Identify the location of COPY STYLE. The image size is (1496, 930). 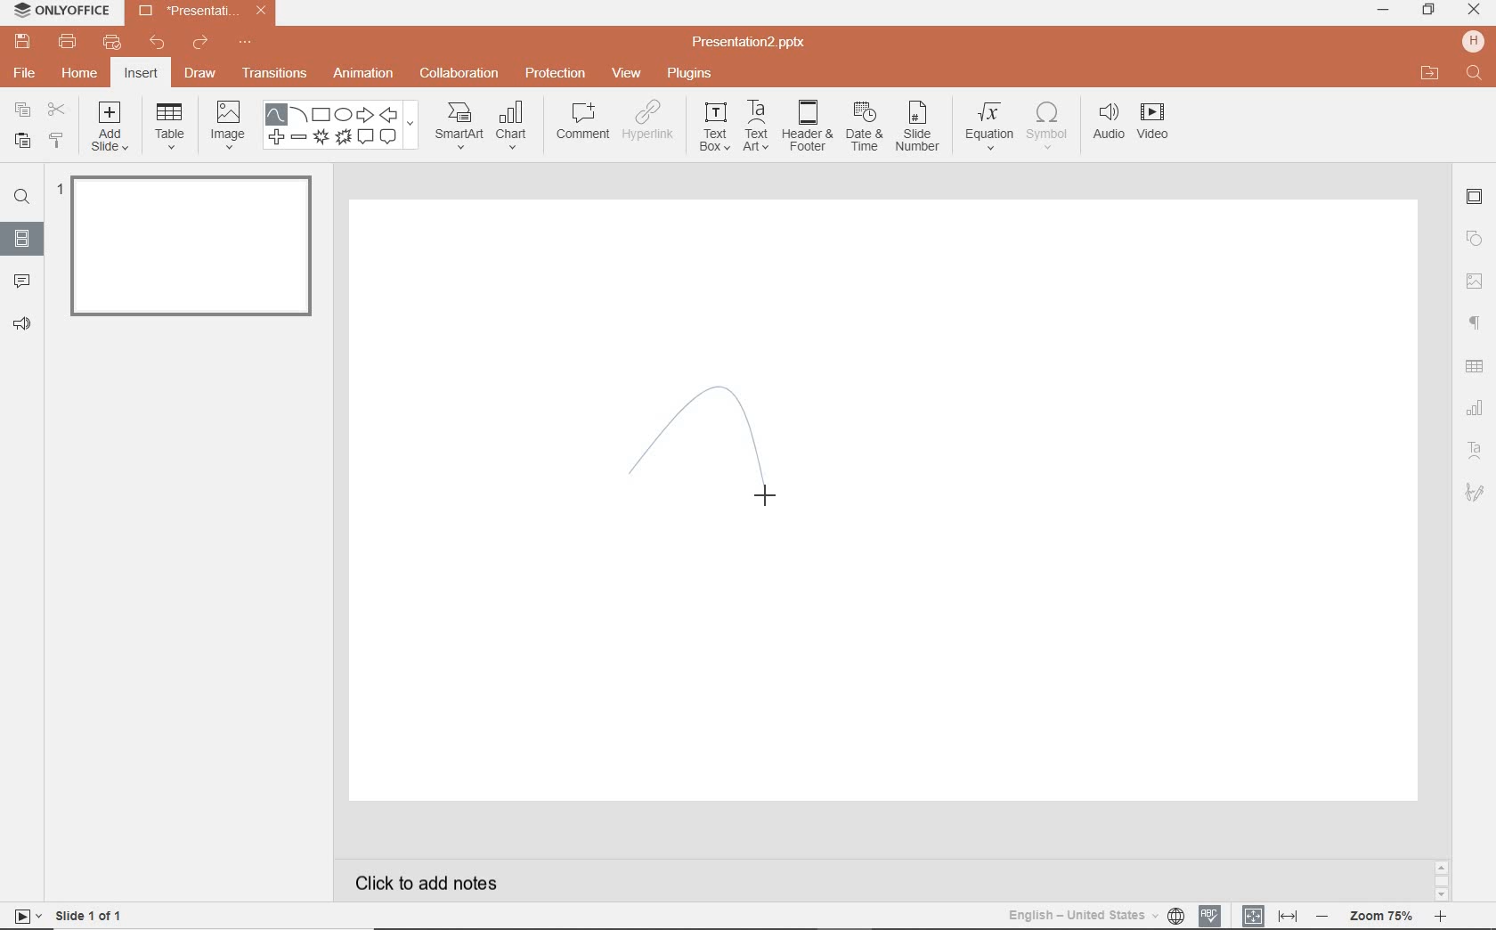
(55, 140).